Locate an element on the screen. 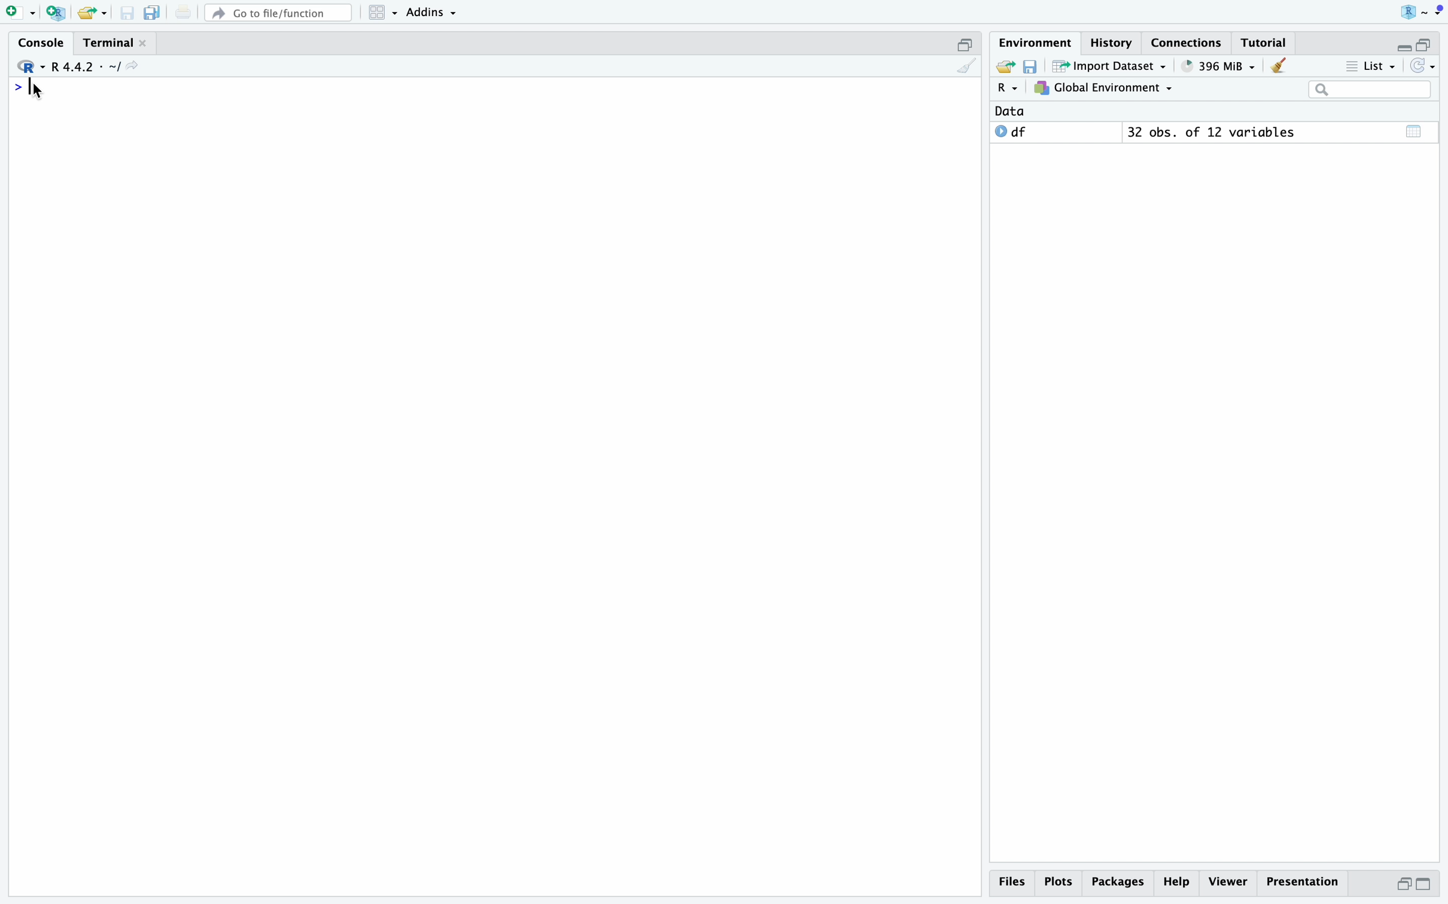 The image size is (1448, 904). share folder is located at coordinates (1006, 66).